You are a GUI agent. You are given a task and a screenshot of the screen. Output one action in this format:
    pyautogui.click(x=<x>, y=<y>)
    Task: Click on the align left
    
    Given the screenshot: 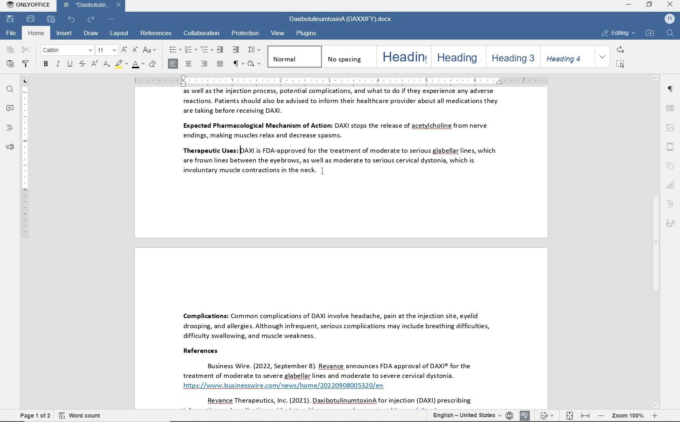 What is the action you would take?
    pyautogui.click(x=174, y=63)
    